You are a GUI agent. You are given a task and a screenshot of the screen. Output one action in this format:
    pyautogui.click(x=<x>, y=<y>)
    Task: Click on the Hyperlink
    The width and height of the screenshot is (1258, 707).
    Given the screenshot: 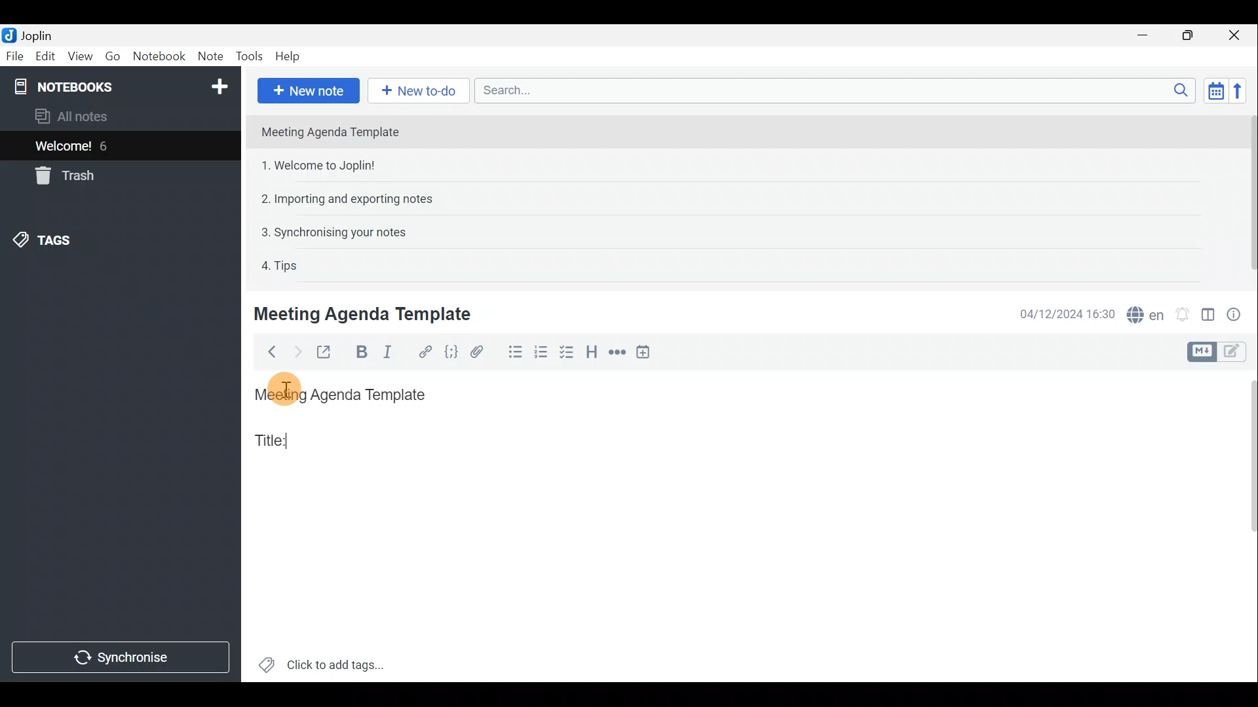 What is the action you would take?
    pyautogui.click(x=427, y=352)
    